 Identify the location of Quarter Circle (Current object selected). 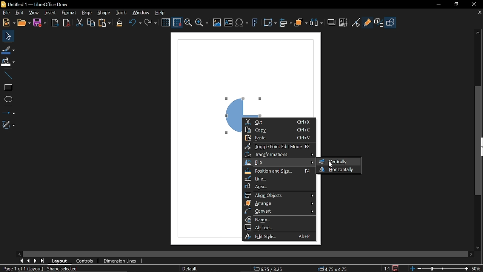
(242, 100).